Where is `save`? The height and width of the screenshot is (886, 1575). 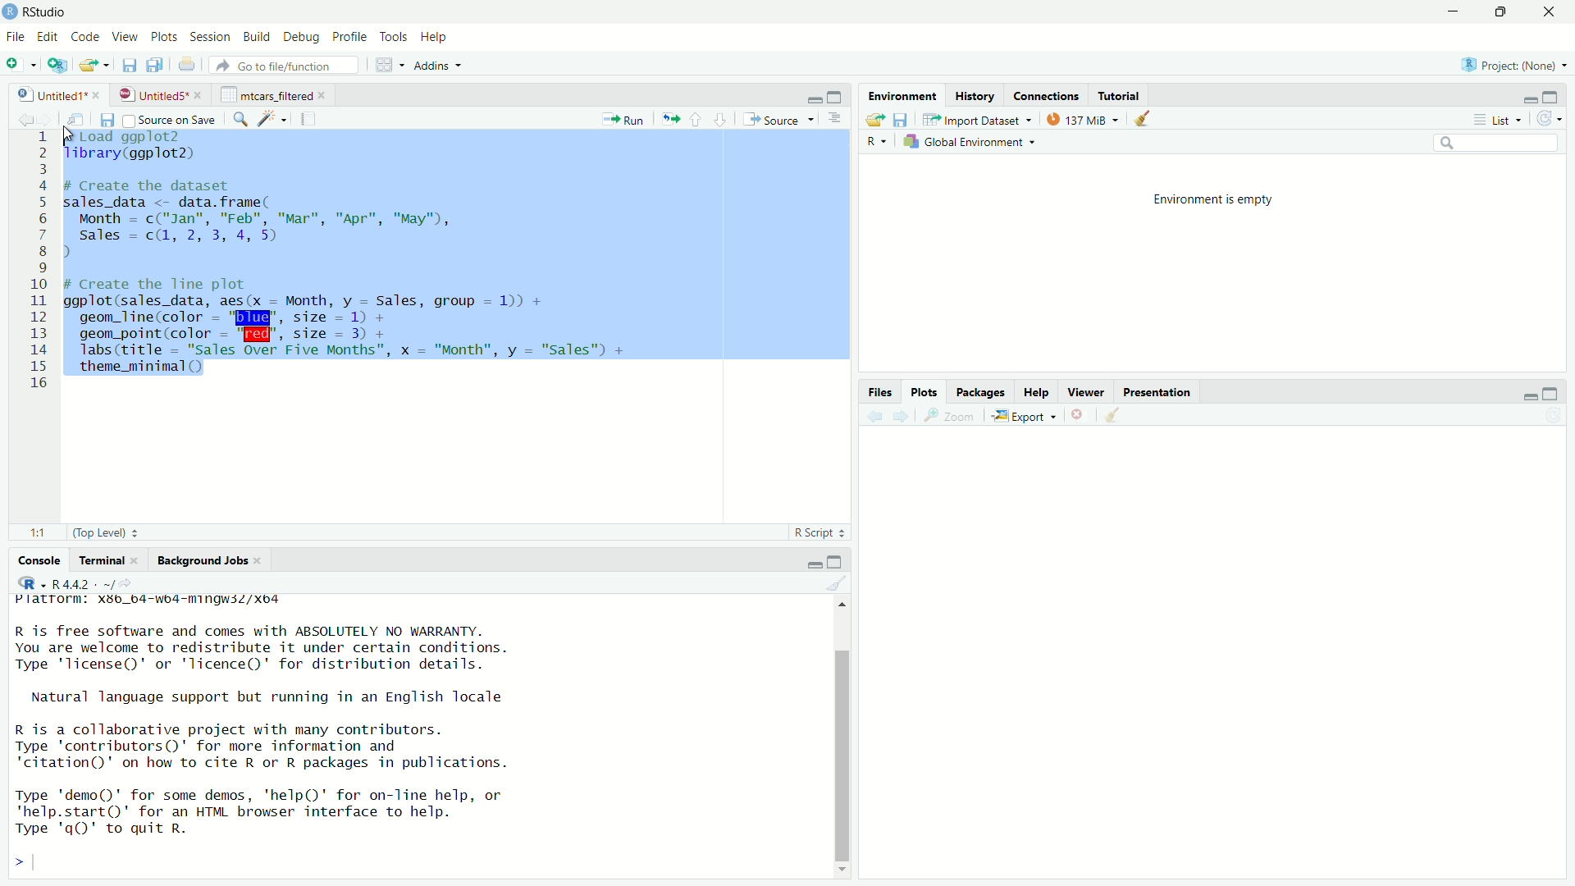
save is located at coordinates (109, 121).